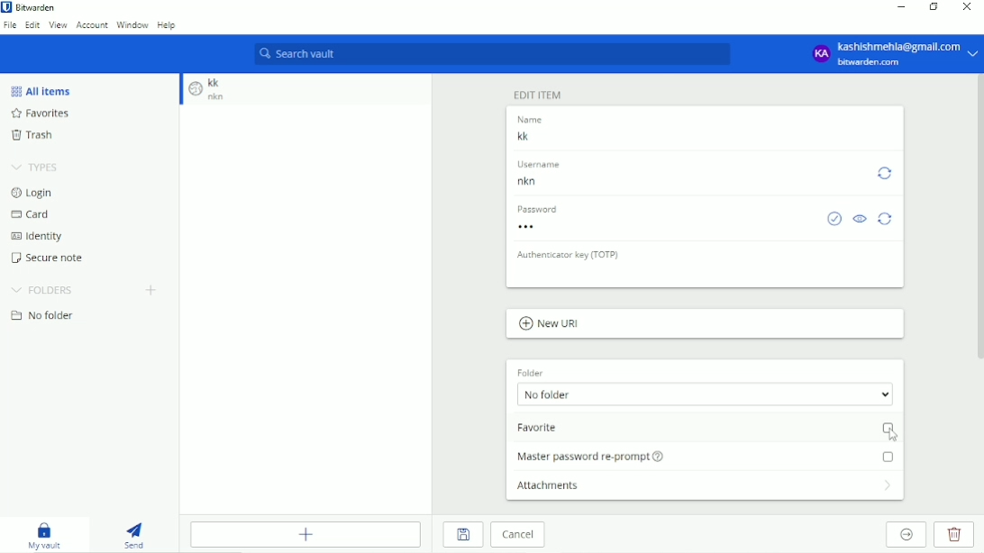  What do you see at coordinates (45, 314) in the screenshot?
I see `No folder` at bounding box center [45, 314].